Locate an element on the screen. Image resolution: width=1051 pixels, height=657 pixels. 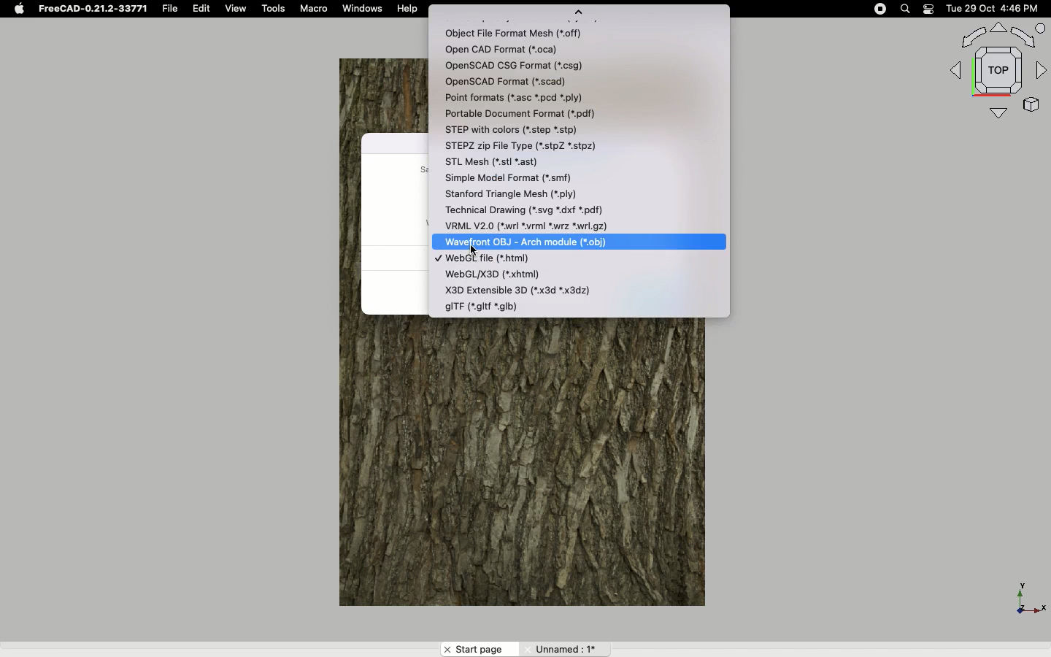
Tue 29 Oct 4:46 PM is located at coordinates (988, 7).